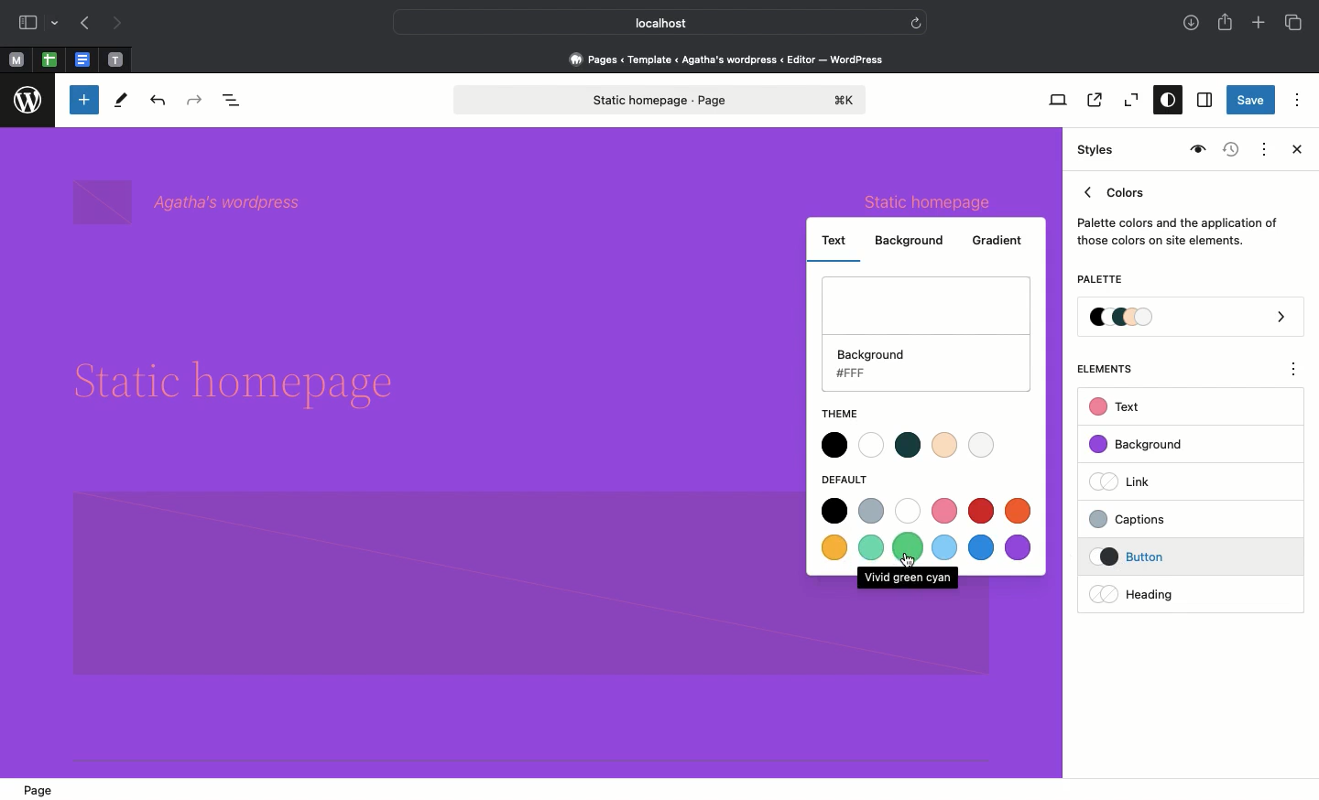  What do you see at coordinates (84, 100) in the screenshot?
I see `Toggle blocker` at bounding box center [84, 100].